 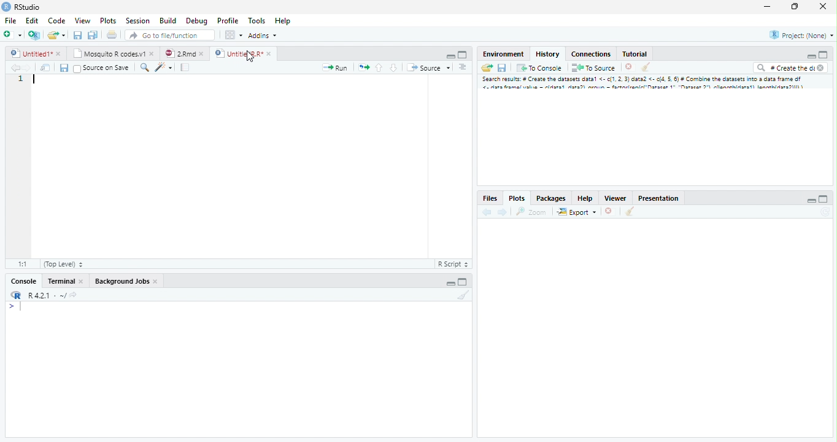 What do you see at coordinates (258, 21) in the screenshot?
I see `Tools` at bounding box center [258, 21].